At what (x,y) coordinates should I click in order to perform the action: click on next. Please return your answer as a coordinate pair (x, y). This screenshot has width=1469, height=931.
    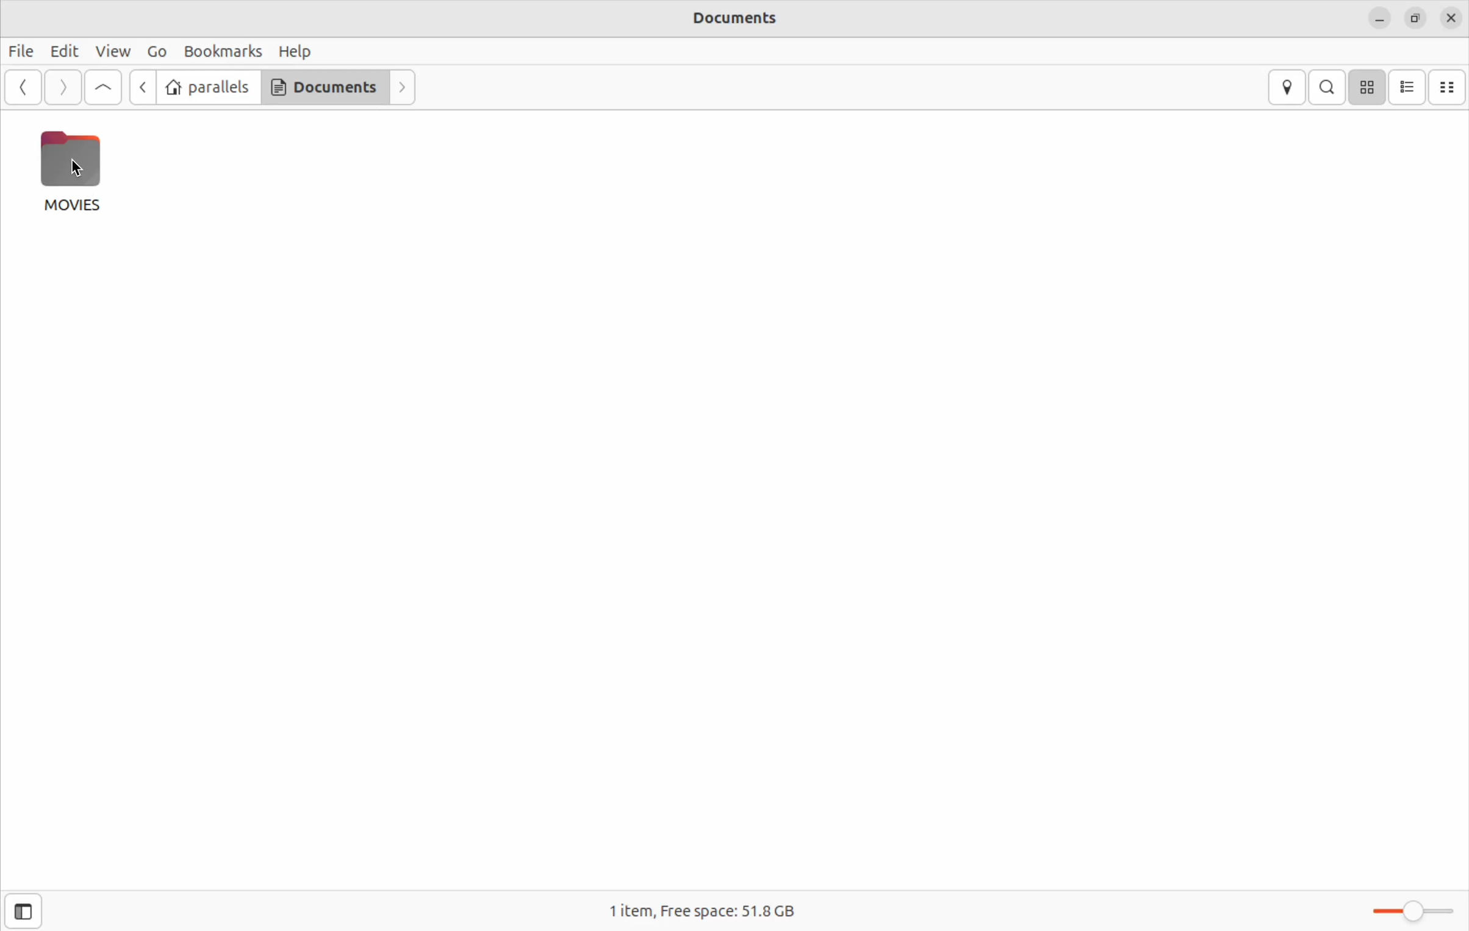
    Looking at the image, I should click on (403, 86).